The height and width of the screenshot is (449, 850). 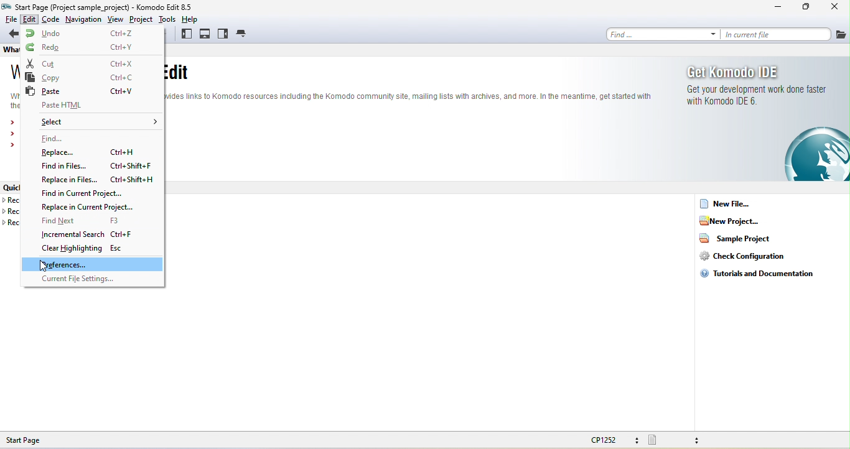 I want to click on back, so click(x=11, y=34).